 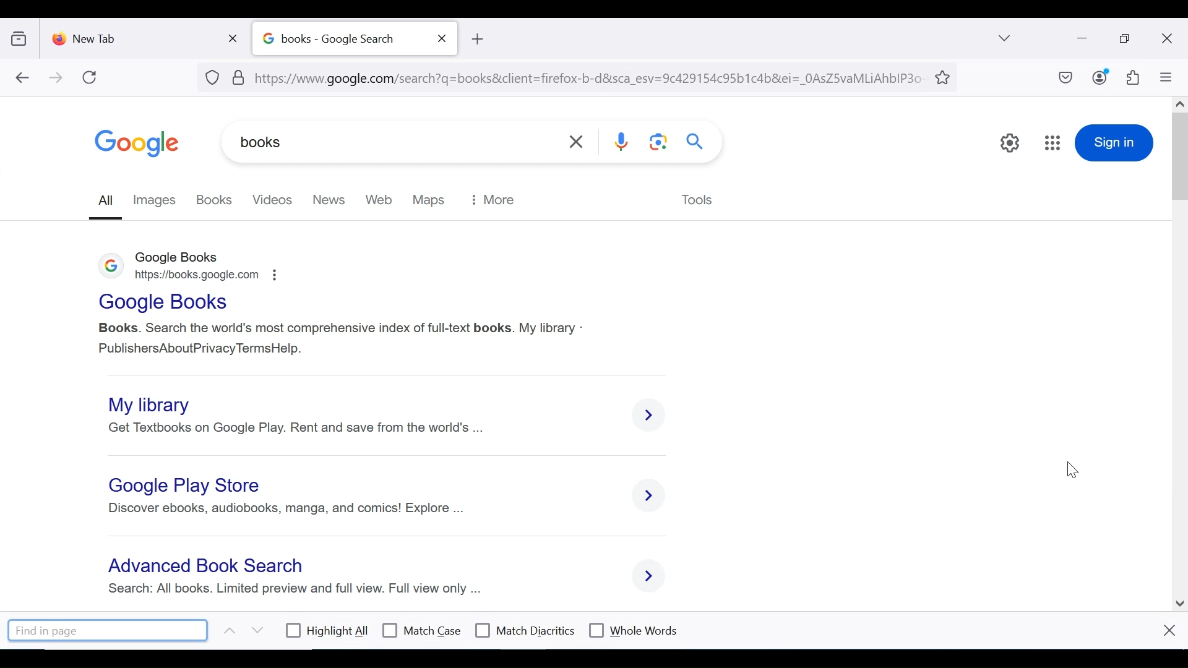 I want to click on books, so click(x=215, y=199).